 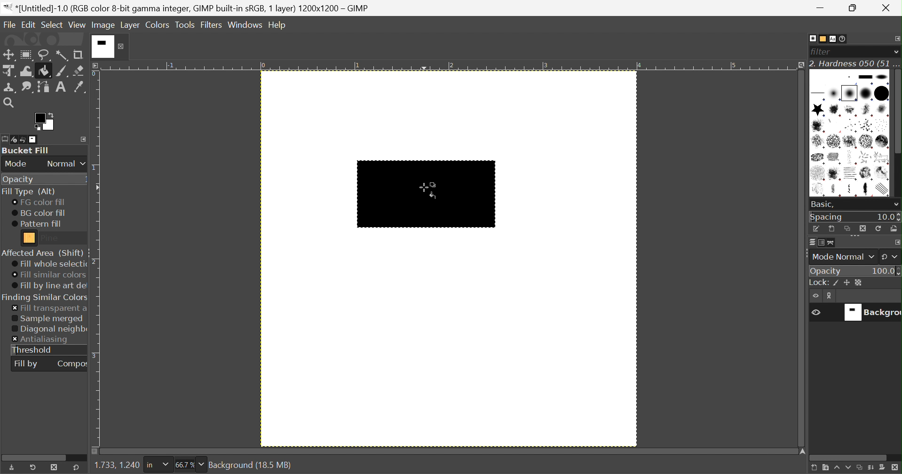 I want to click on Background (18.1 MB), so click(x=251, y=465).